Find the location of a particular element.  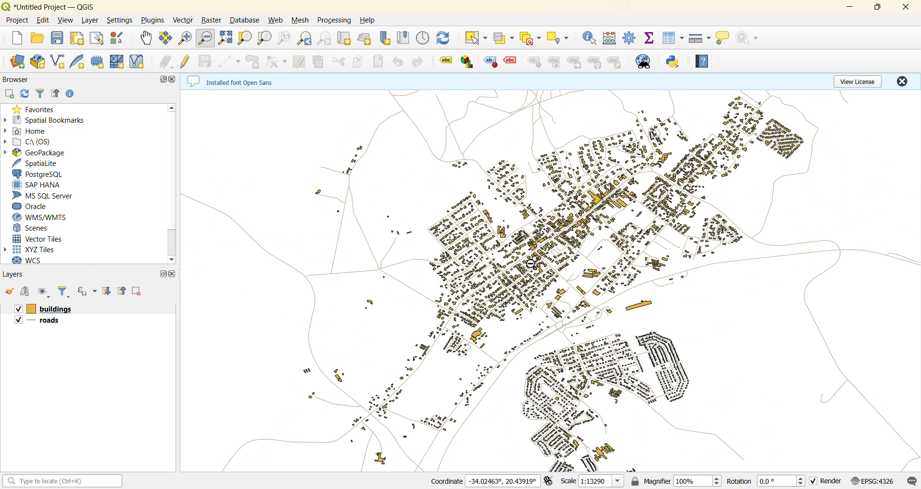

minimize is located at coordinates (855, 6).